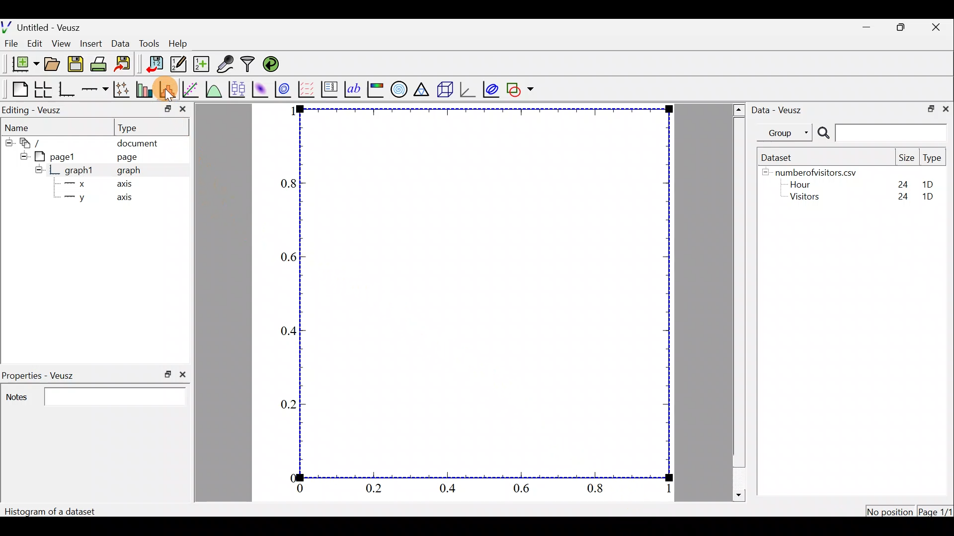 Image resolution: width=954 pixels, height=536 pixels. Describe the element at coordinates (202, 63) in the screenshot. I see `create new datasets using ranges, parametrically or as functions of existing dataset.` at that location.